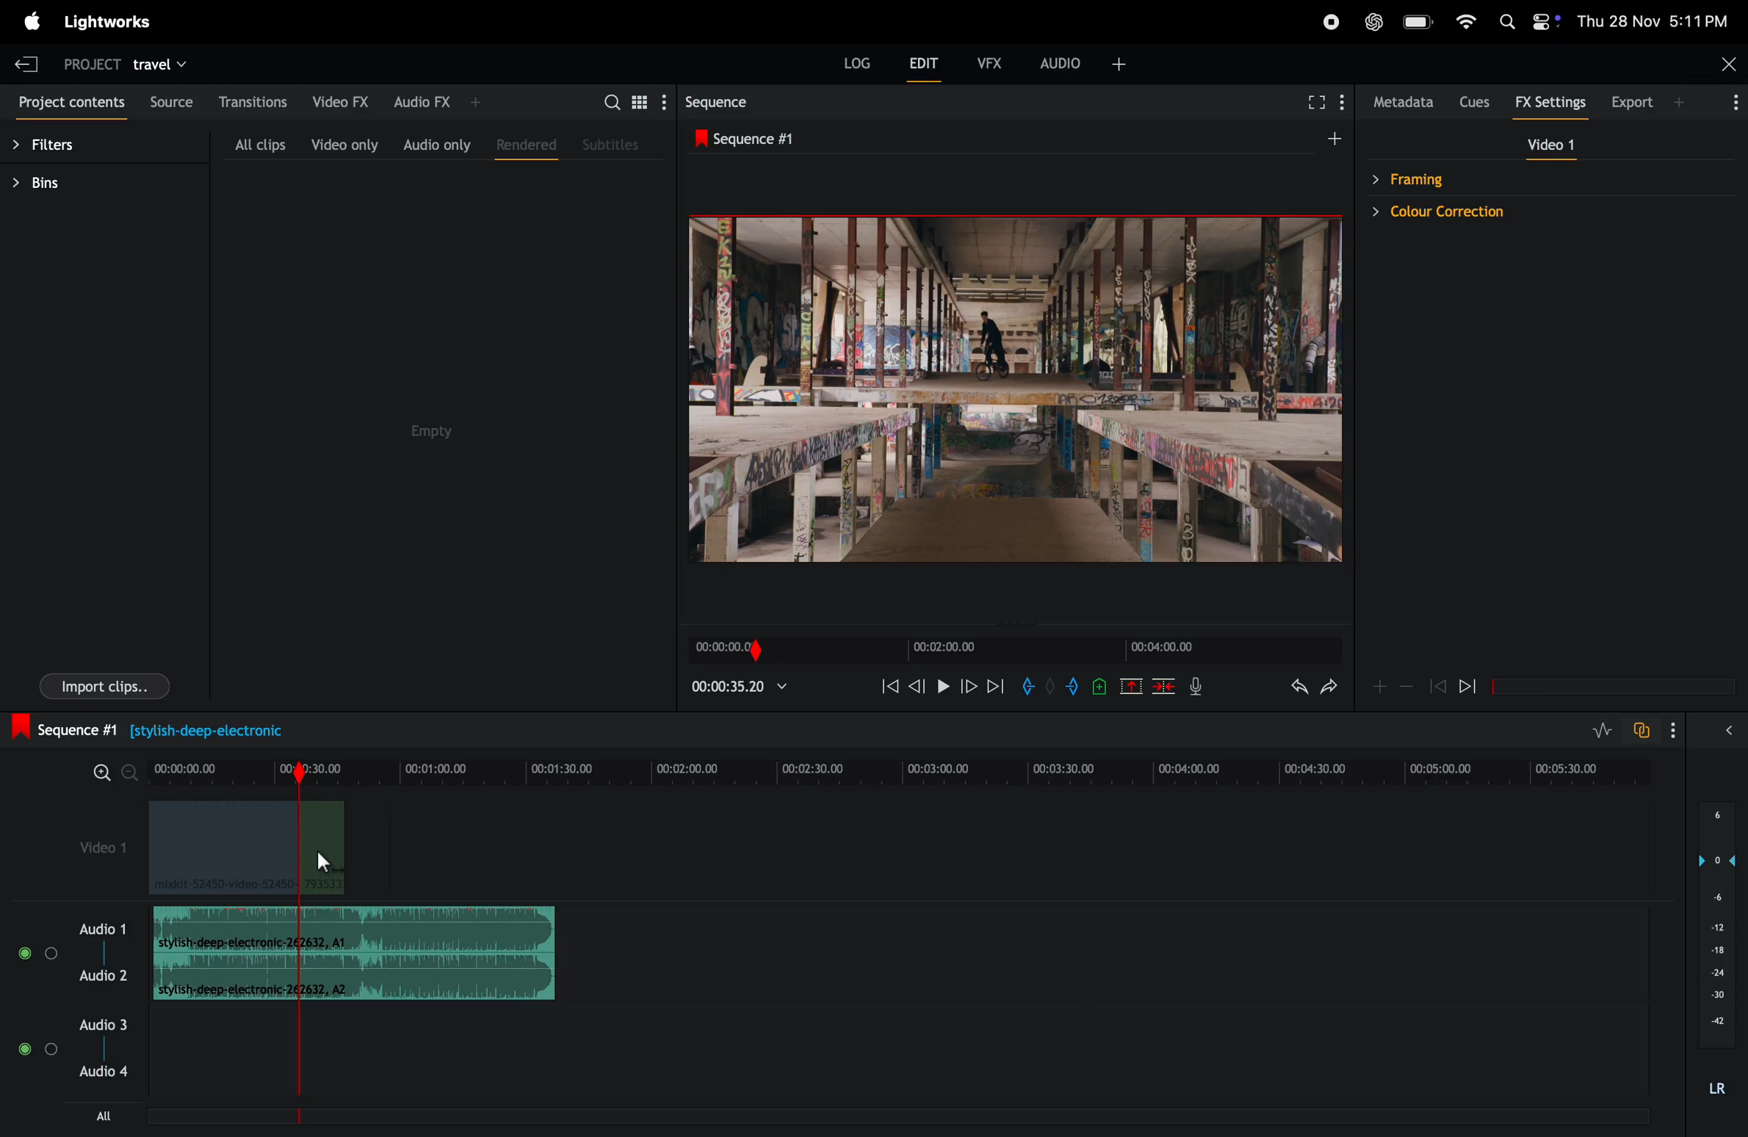 This screenshot has width=1748, height=1137. What do you see at coordinates (613, 147) in the screenshot?
I see `subtitles` at bounding box center [613, 147].